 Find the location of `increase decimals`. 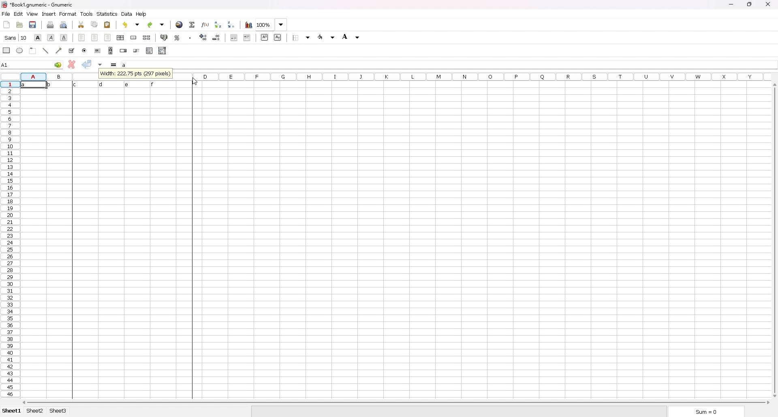

increase decimals is located at coordinates (204, 37).